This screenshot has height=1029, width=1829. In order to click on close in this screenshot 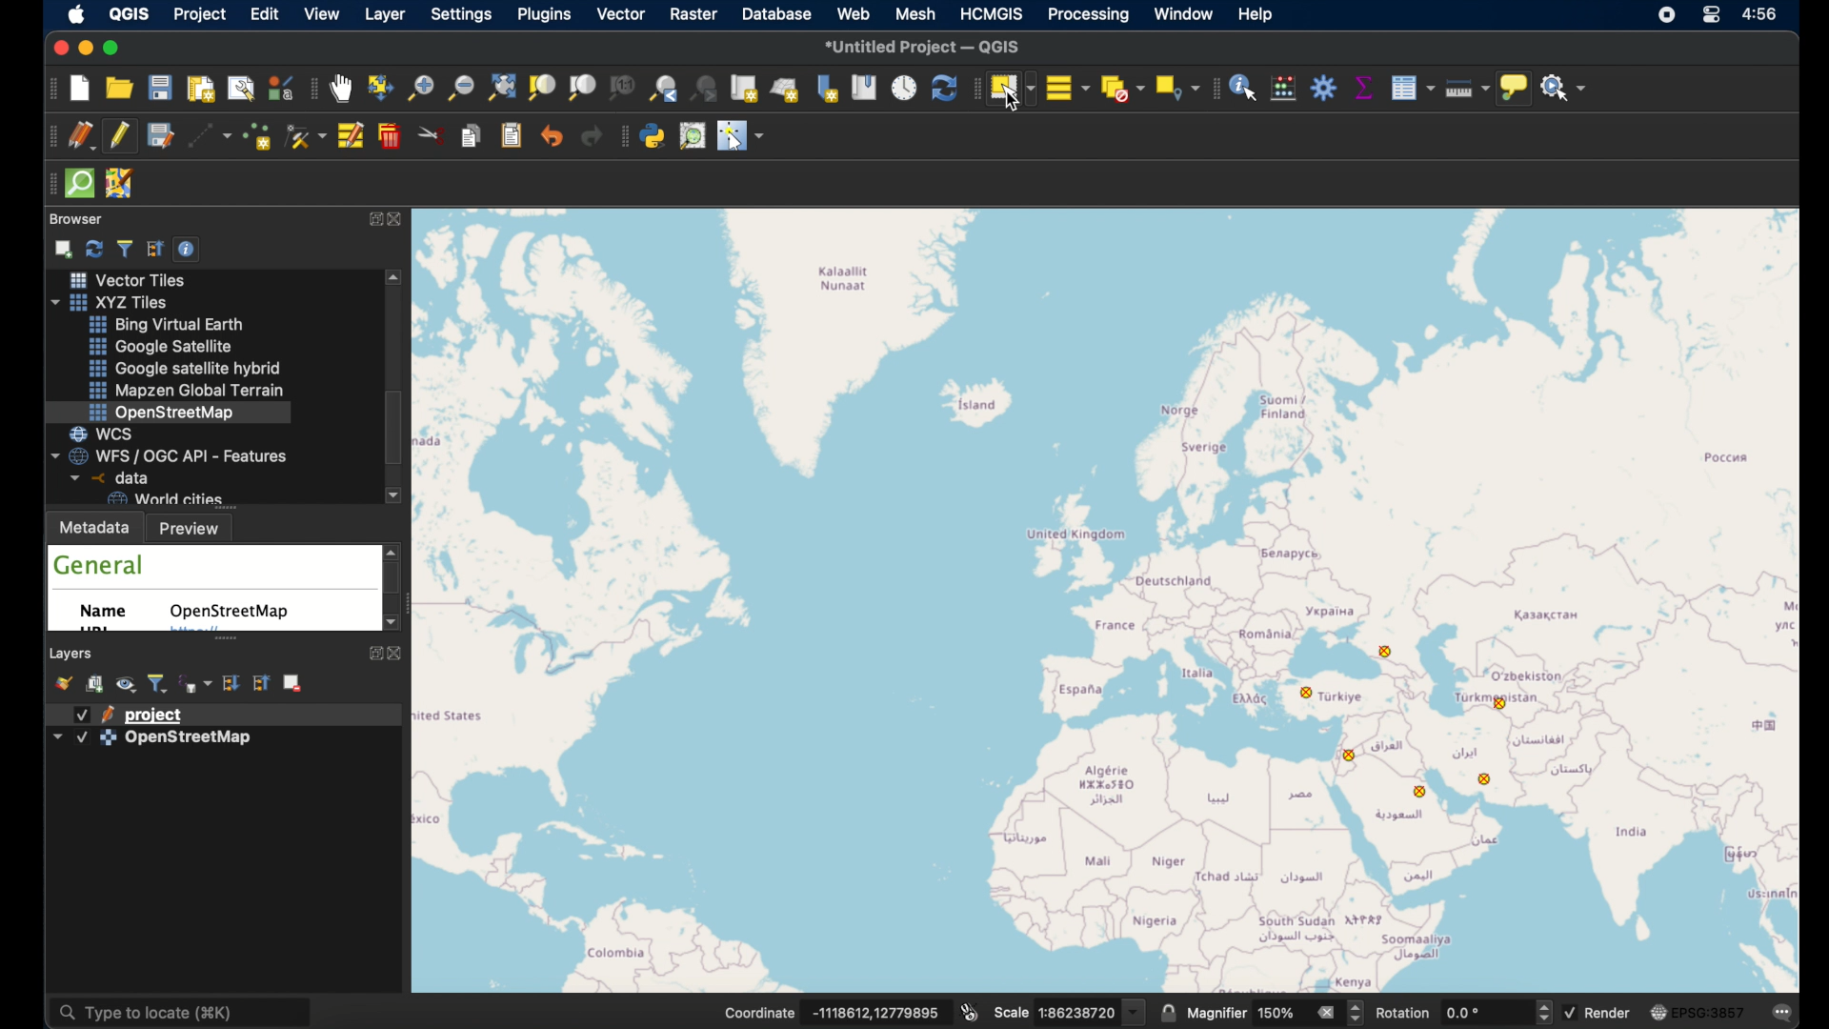, I will do `click(402, 219)`.